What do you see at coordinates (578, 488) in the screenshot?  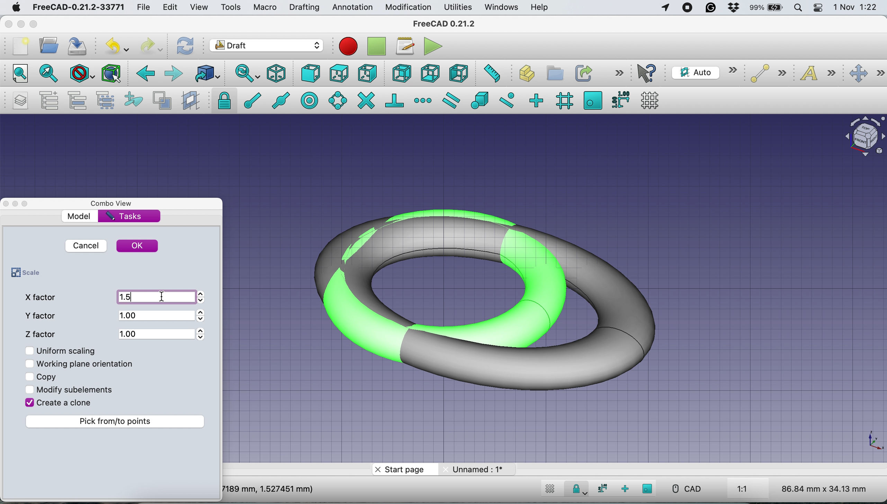 I see `Snap Lock` at bounding box center [578, 488].